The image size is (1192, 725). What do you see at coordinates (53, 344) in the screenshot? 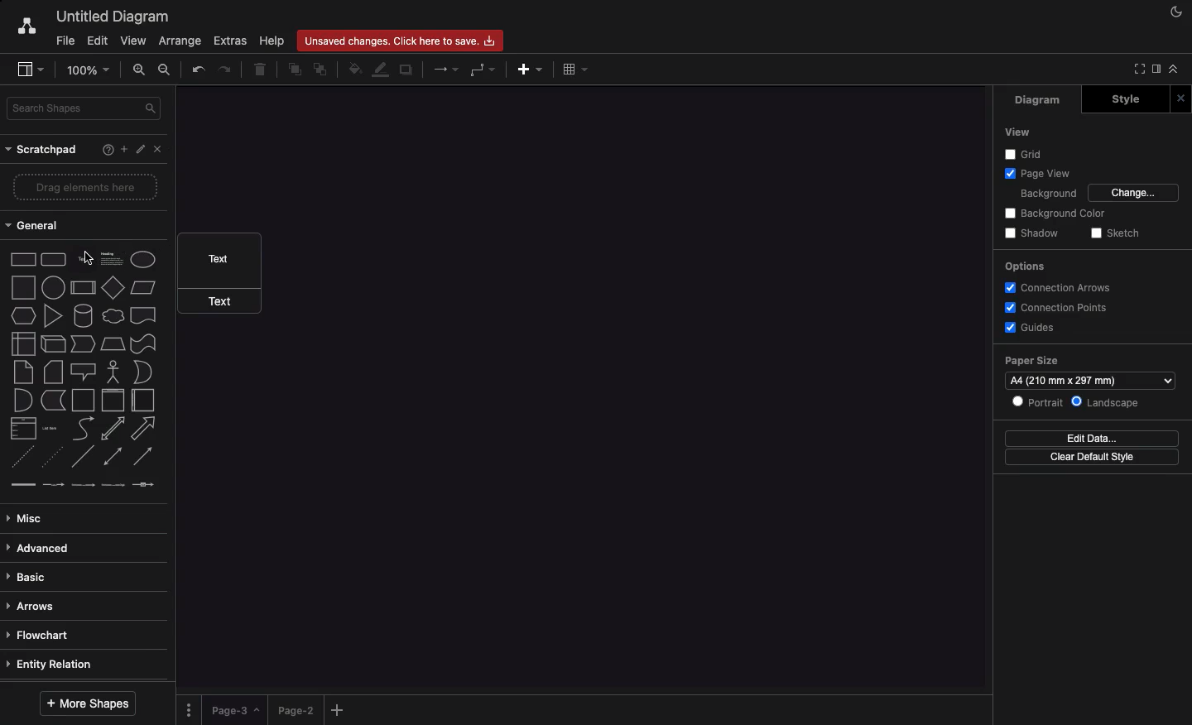
I see `cube` at bounding box center [53, 344].